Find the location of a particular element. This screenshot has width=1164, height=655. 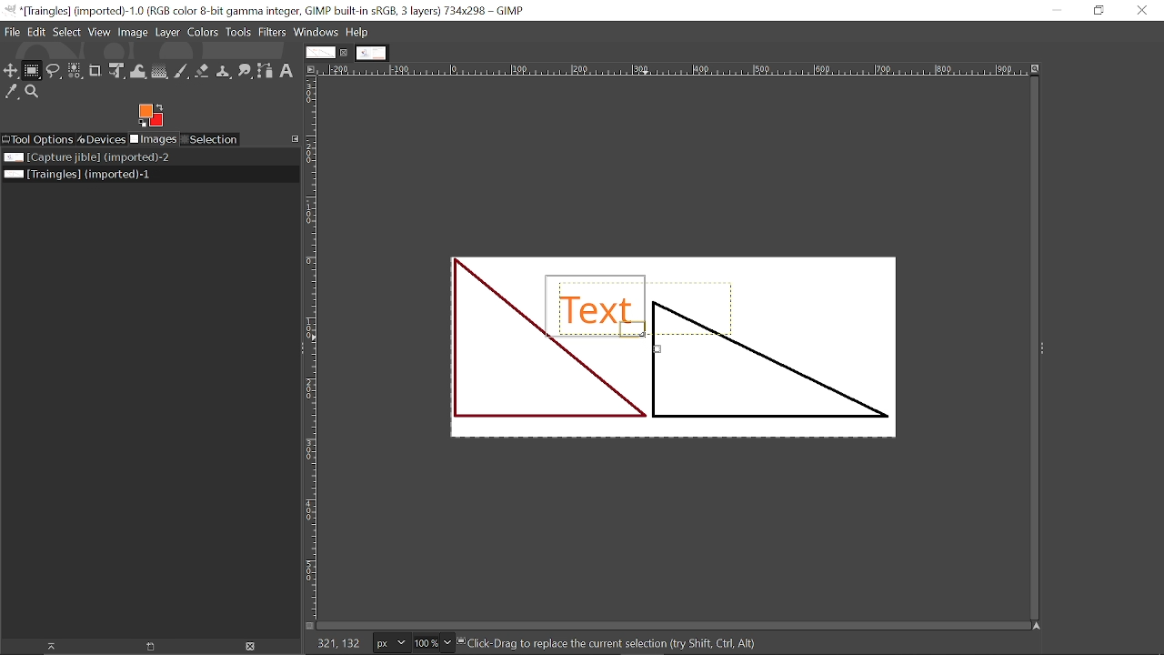

Help is located at coordinates (357, 32).